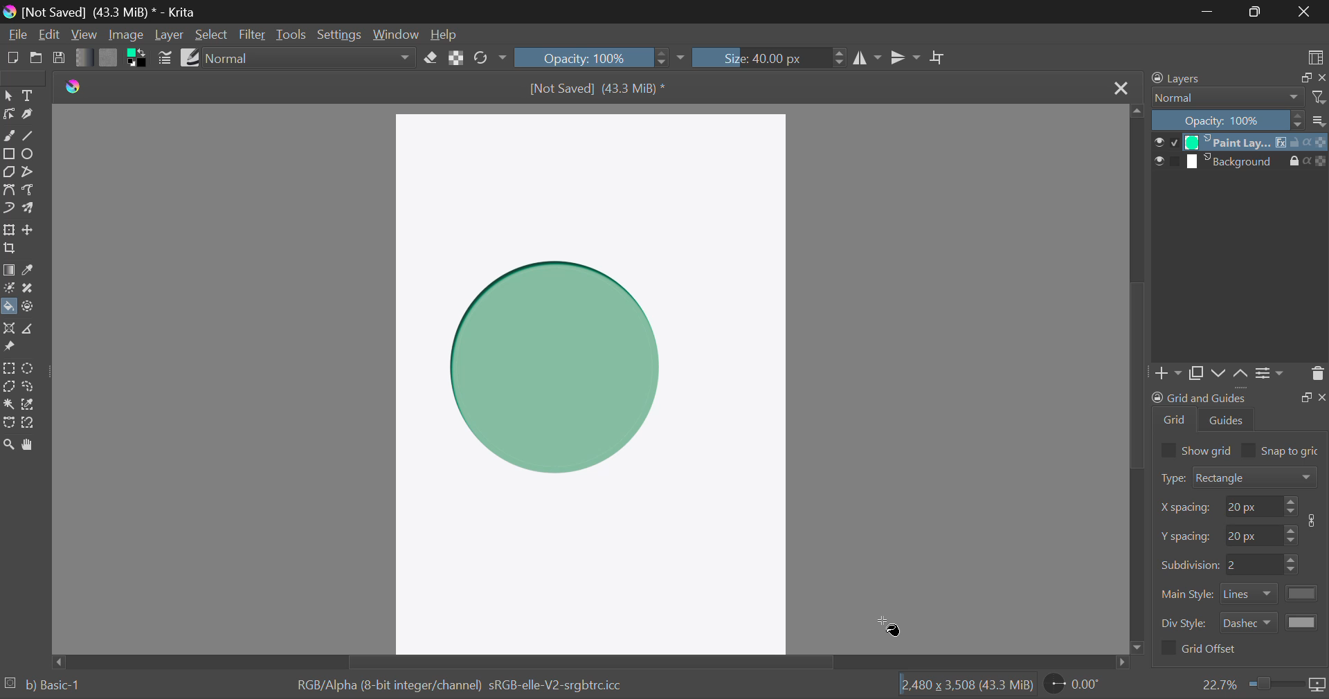 Image resolution: width=1329 pixels, height=699 pixels. Describe the element at coordinates (29, 171) in the screenshot. I see `Polyline` at that location.